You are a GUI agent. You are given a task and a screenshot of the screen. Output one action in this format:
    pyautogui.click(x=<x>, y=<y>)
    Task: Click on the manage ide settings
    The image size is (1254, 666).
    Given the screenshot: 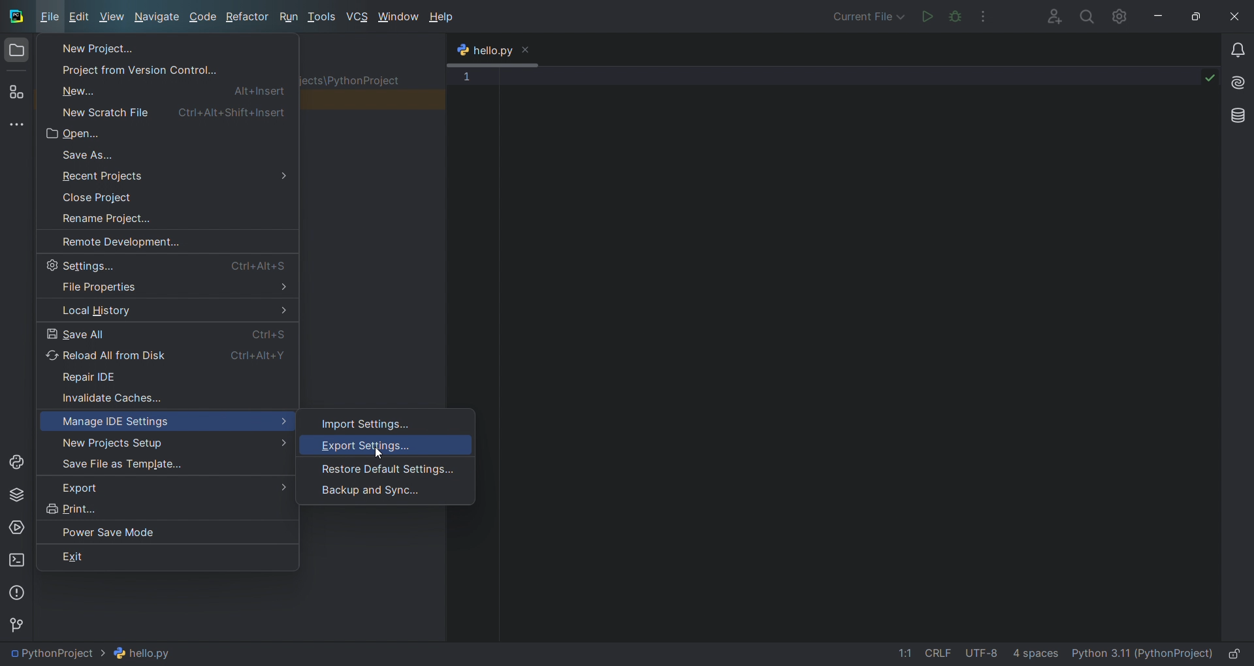 What is the action you would take?
    pyautogui.click(x=166, y=418)
    